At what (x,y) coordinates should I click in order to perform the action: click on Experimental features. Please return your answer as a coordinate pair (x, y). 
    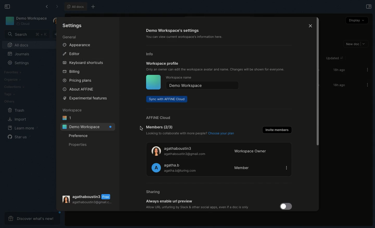
    Looking at the image, I should click on (86, 98).